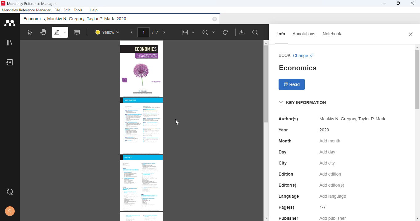 The image size is (420, 221). Describe the element at coordinates (413, 3) in the screenshot. I see `close` at that location.